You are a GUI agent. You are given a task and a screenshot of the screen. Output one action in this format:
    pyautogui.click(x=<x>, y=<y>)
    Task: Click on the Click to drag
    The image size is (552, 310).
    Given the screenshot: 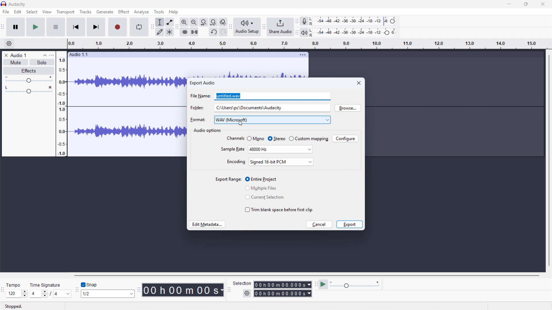 What is the action you would take?
    pyautogui.click(x=178, y=55)
    